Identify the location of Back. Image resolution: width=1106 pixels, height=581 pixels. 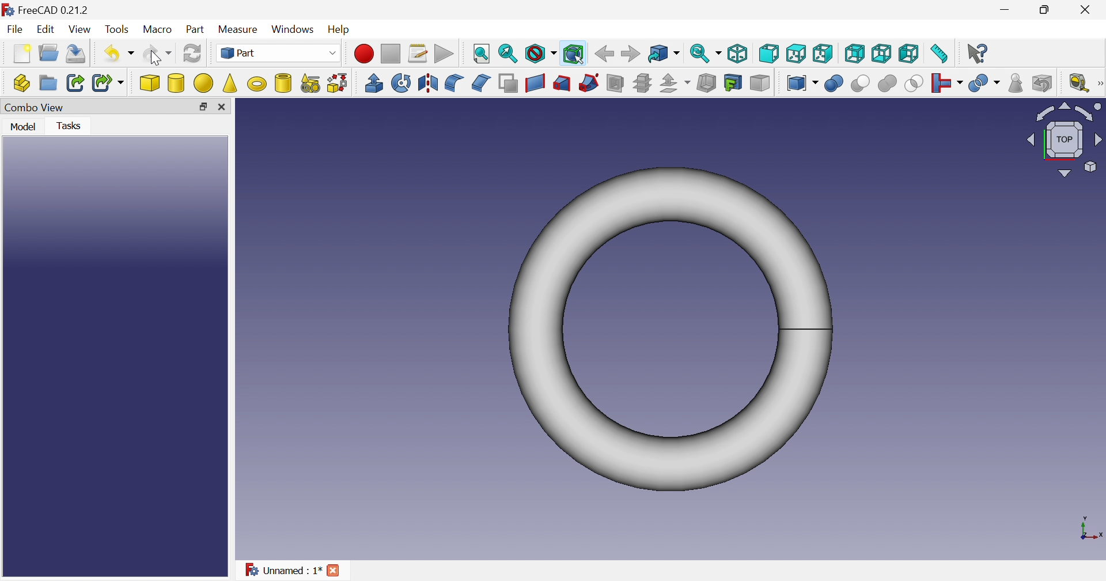
(605, 54).